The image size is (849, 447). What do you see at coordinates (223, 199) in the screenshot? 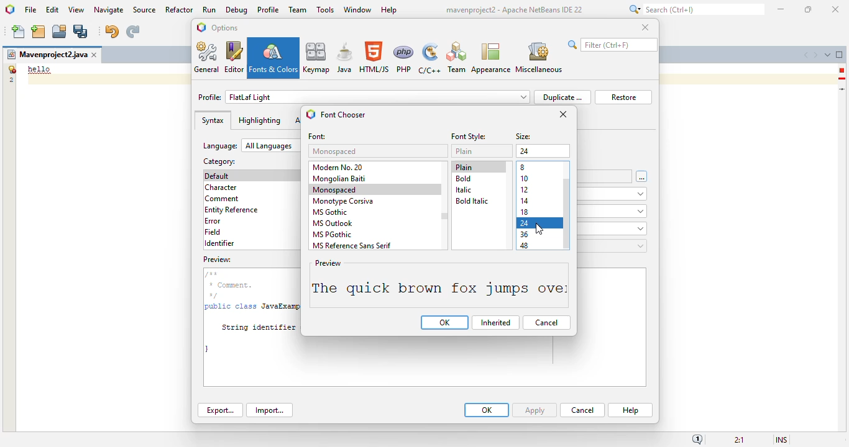
I see `comment` at bounding box center [223, 199].